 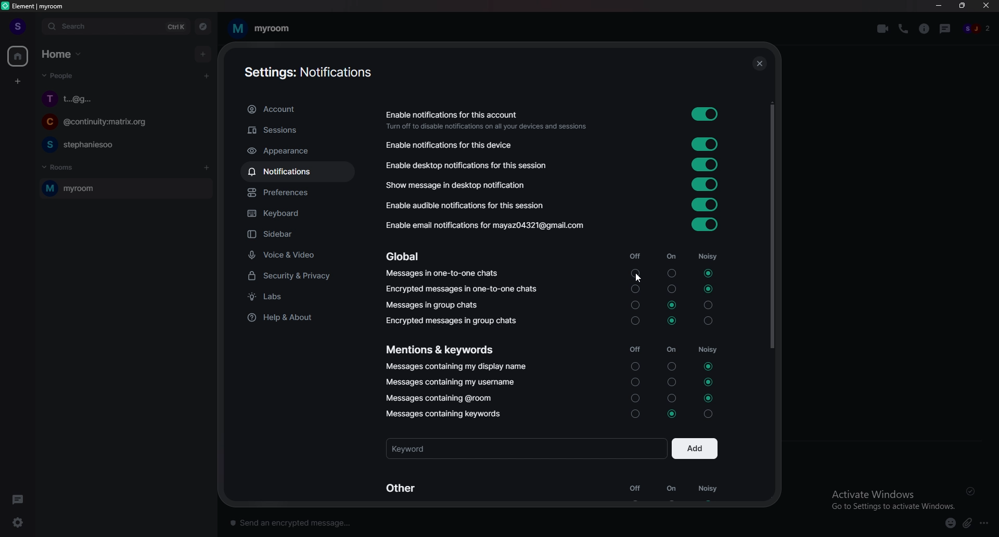 What do you see at coordinates (452, 321) in the screenshot?
I see `Encrypted messages in group chats` at bounding box center [452, 321].